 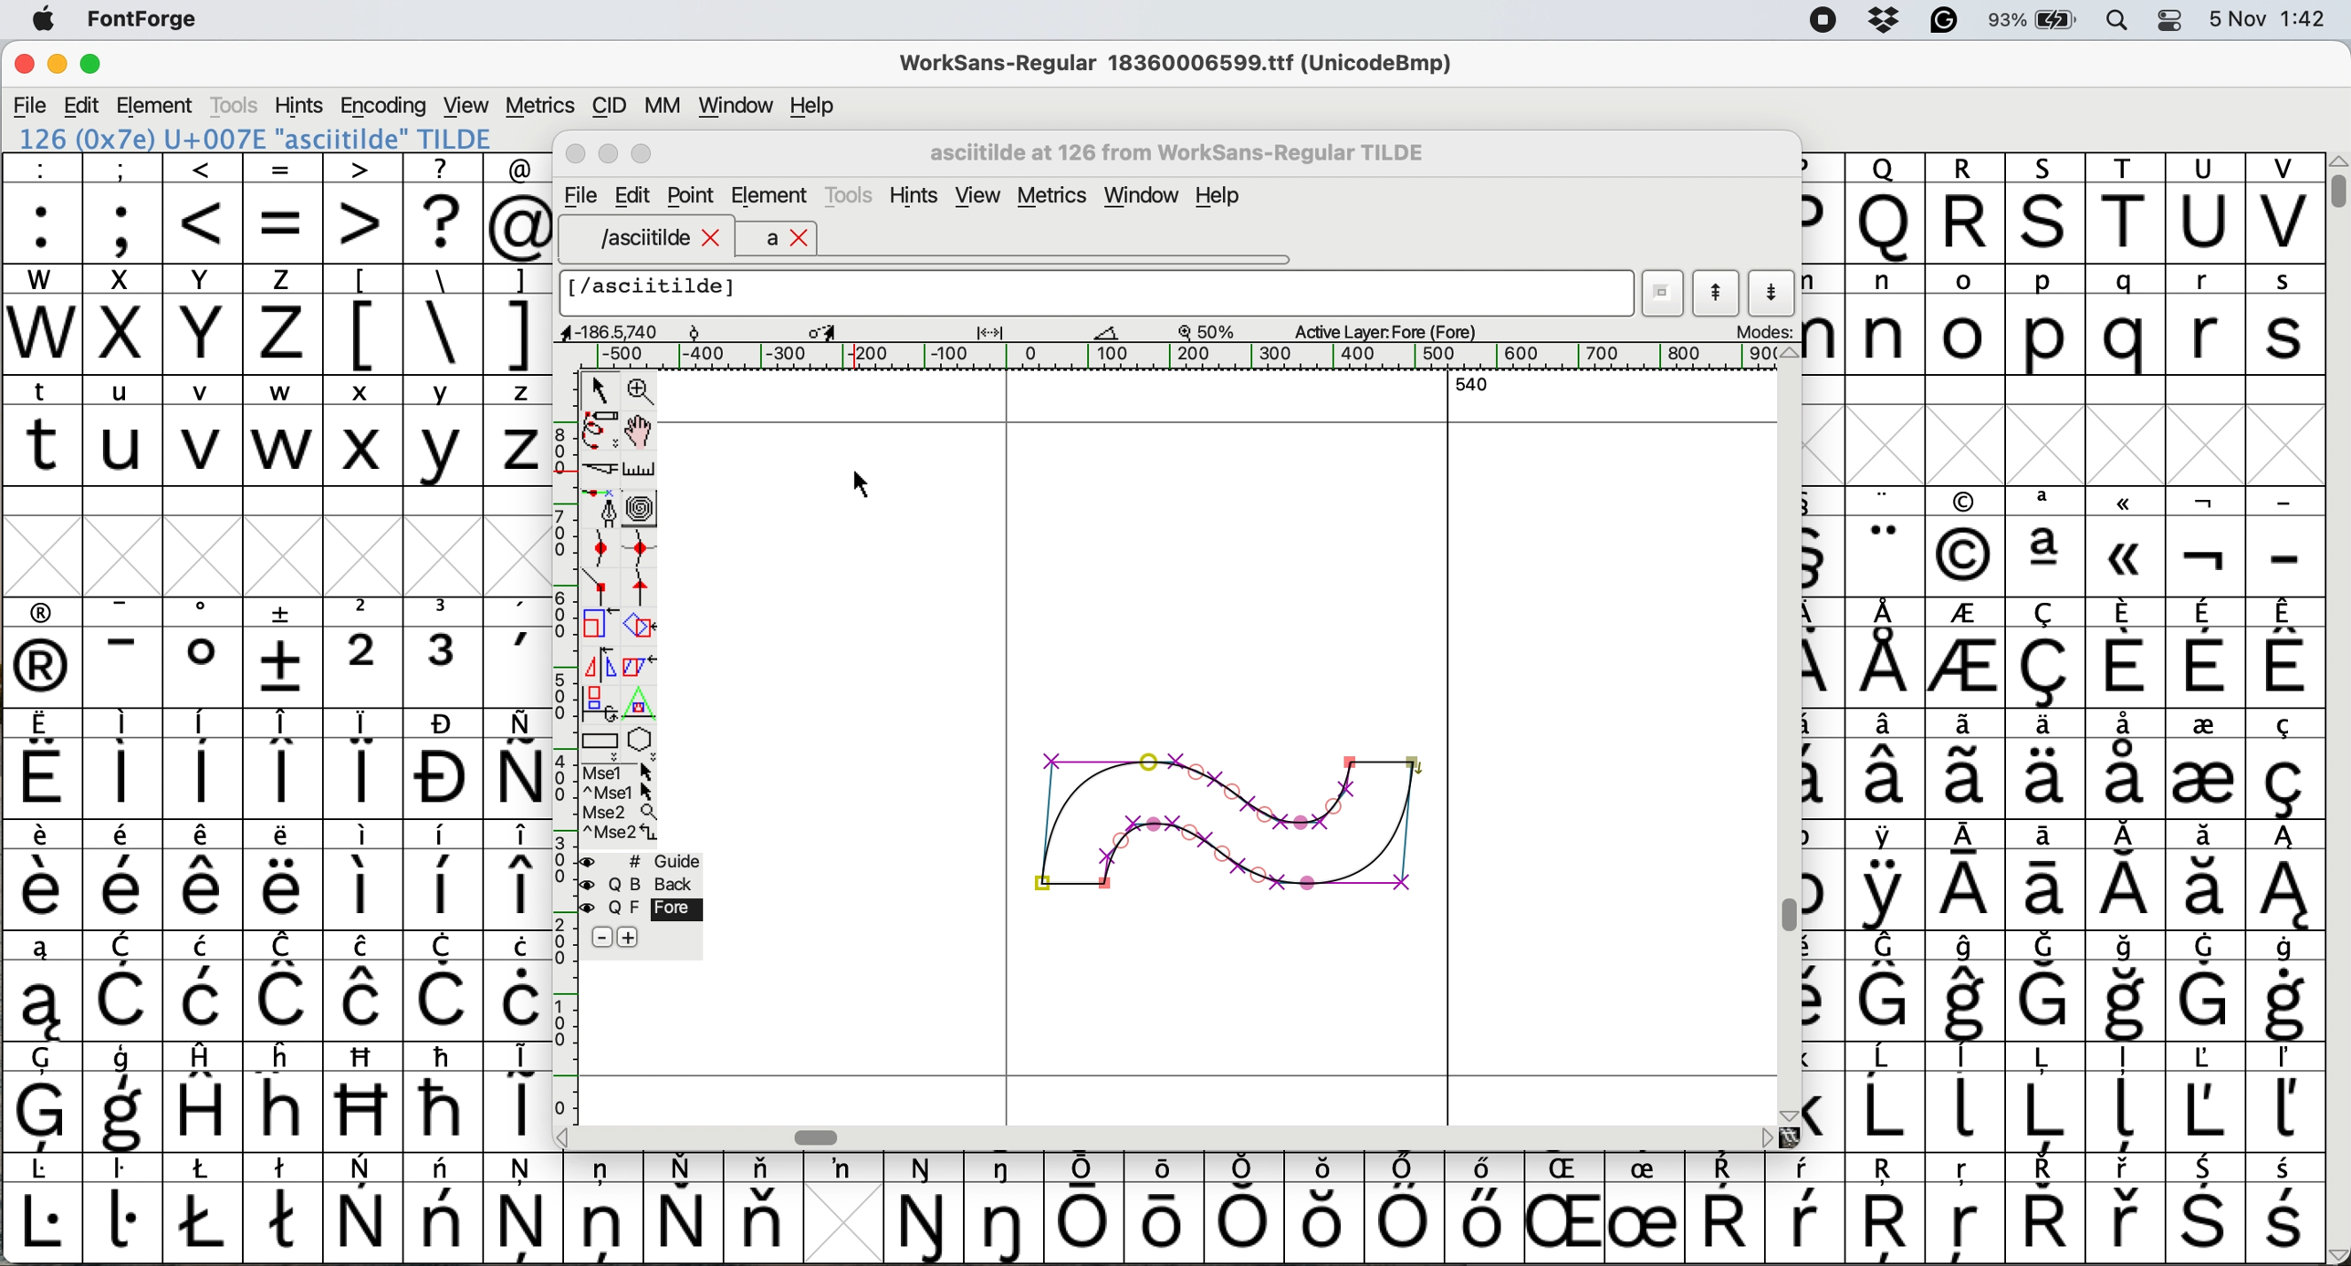 What do you see at coordinates (2206, 985) in the screenshot?
I see `symbol` at bounding box center [2206, 985].